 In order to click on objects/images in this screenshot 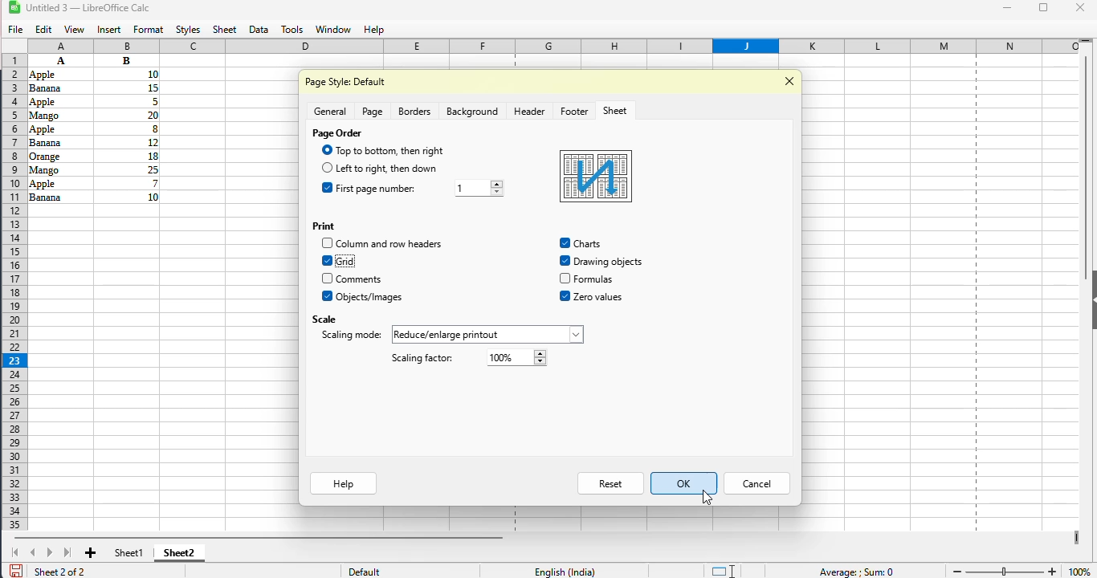, I will do `click(371, 297)`.